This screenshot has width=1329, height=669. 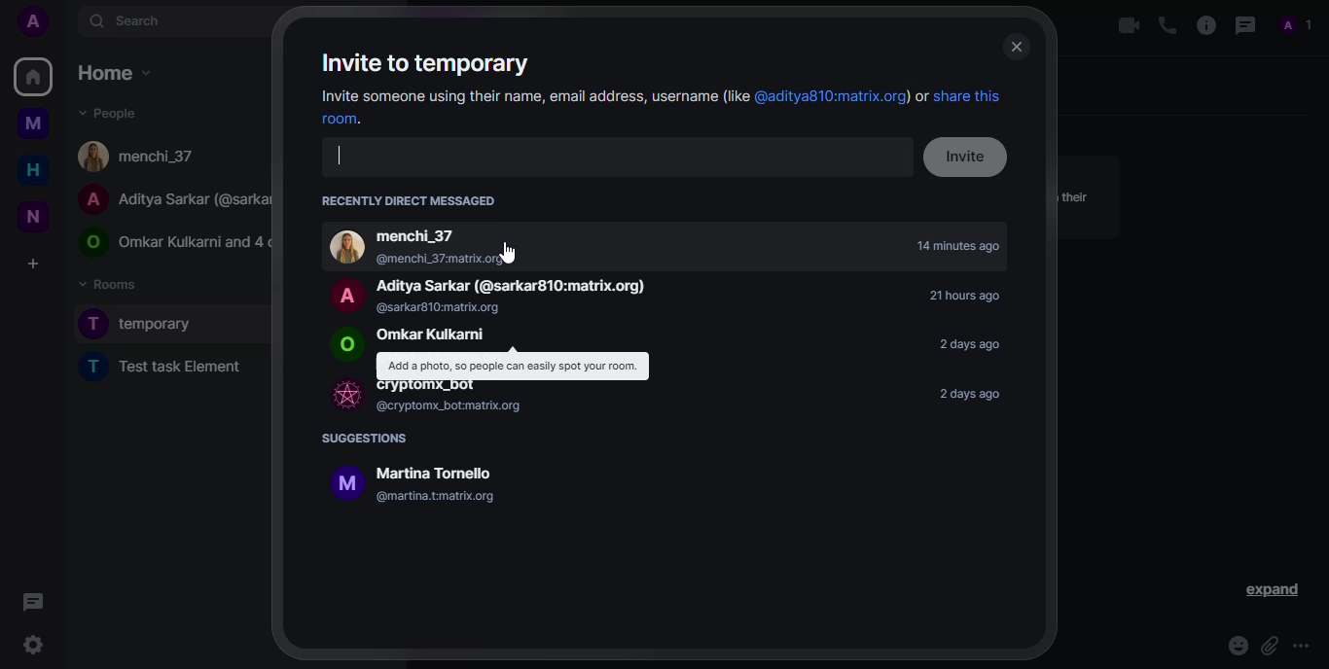 I want to click on peoPLe, so click(x=169, y=243).